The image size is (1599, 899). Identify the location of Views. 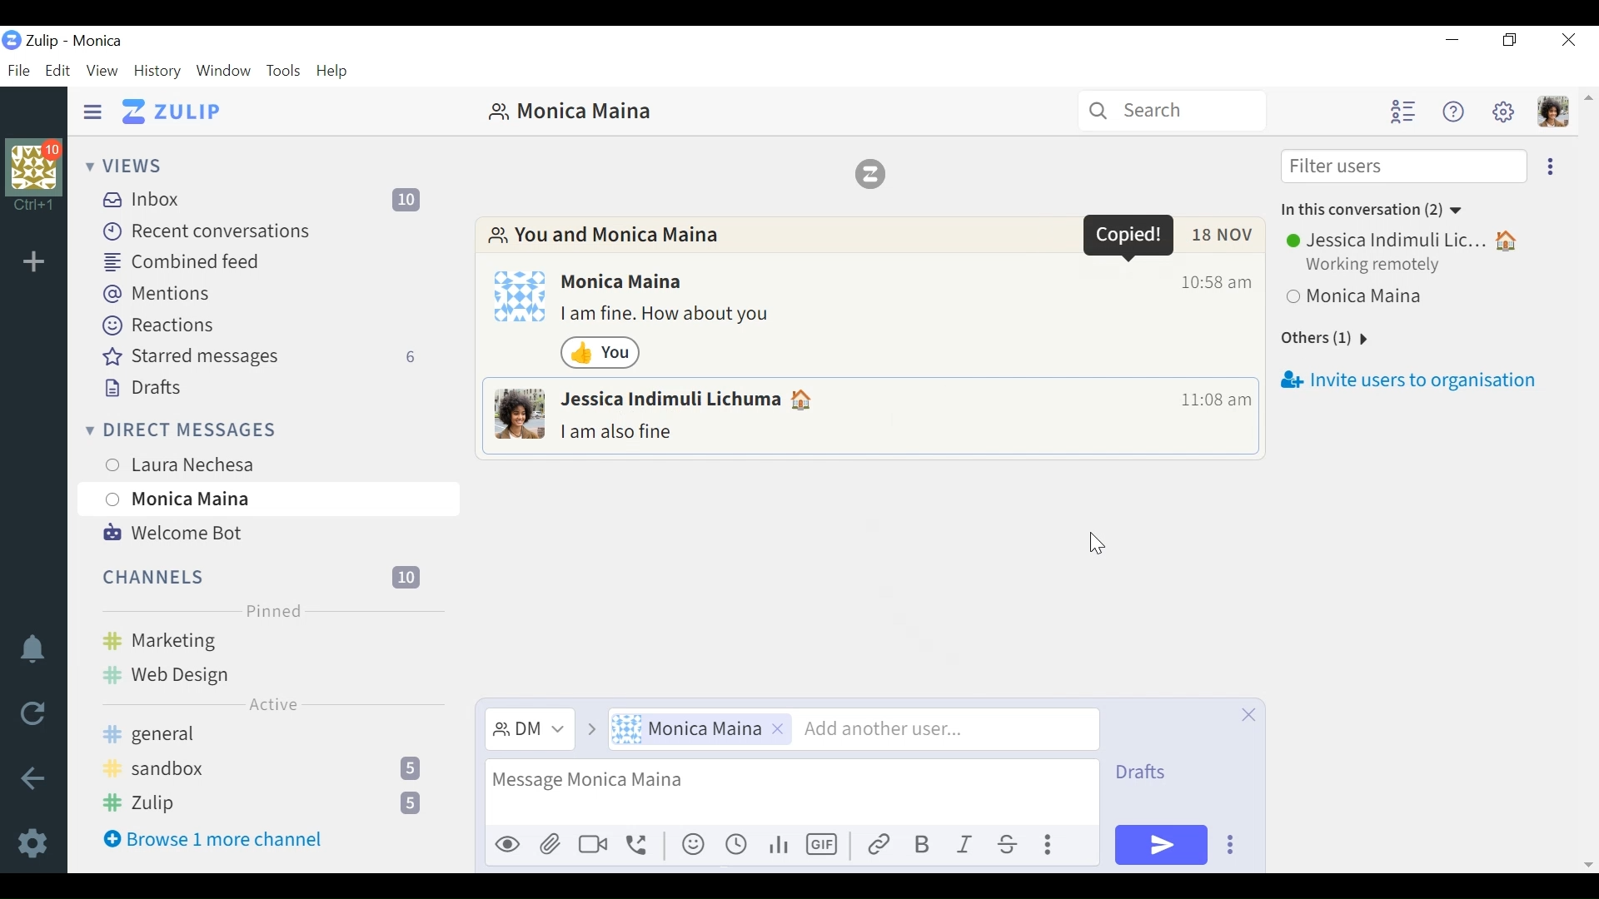
(127, 166).